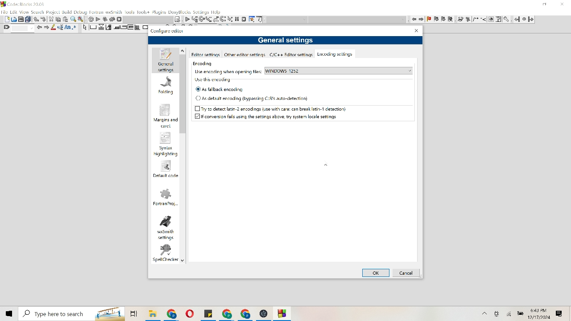  Describe the element at coordinates (498, 313) in the screenshot. I see `Camera` at that location.